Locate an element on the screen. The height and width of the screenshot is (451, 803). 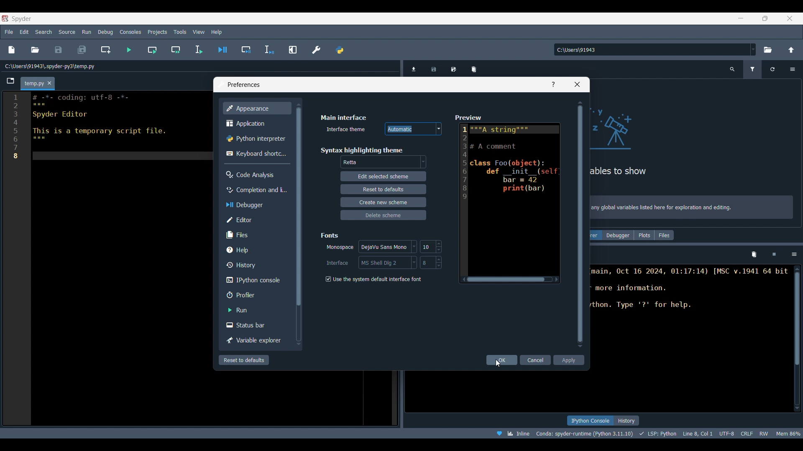
New is located at coordinates (11, 50).